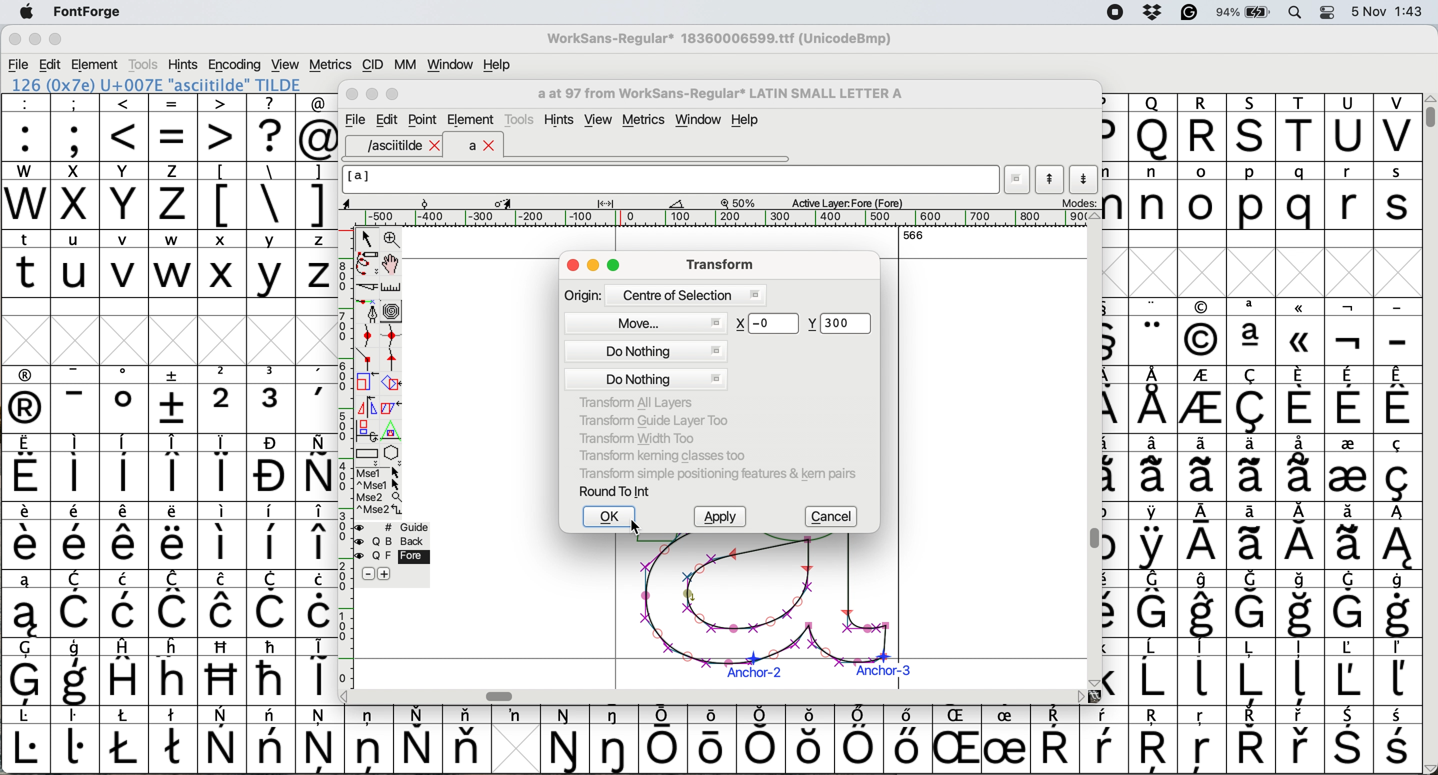 The width and height of the screenshot is (1438, 775). I want to click on Help, so click(745, 121).